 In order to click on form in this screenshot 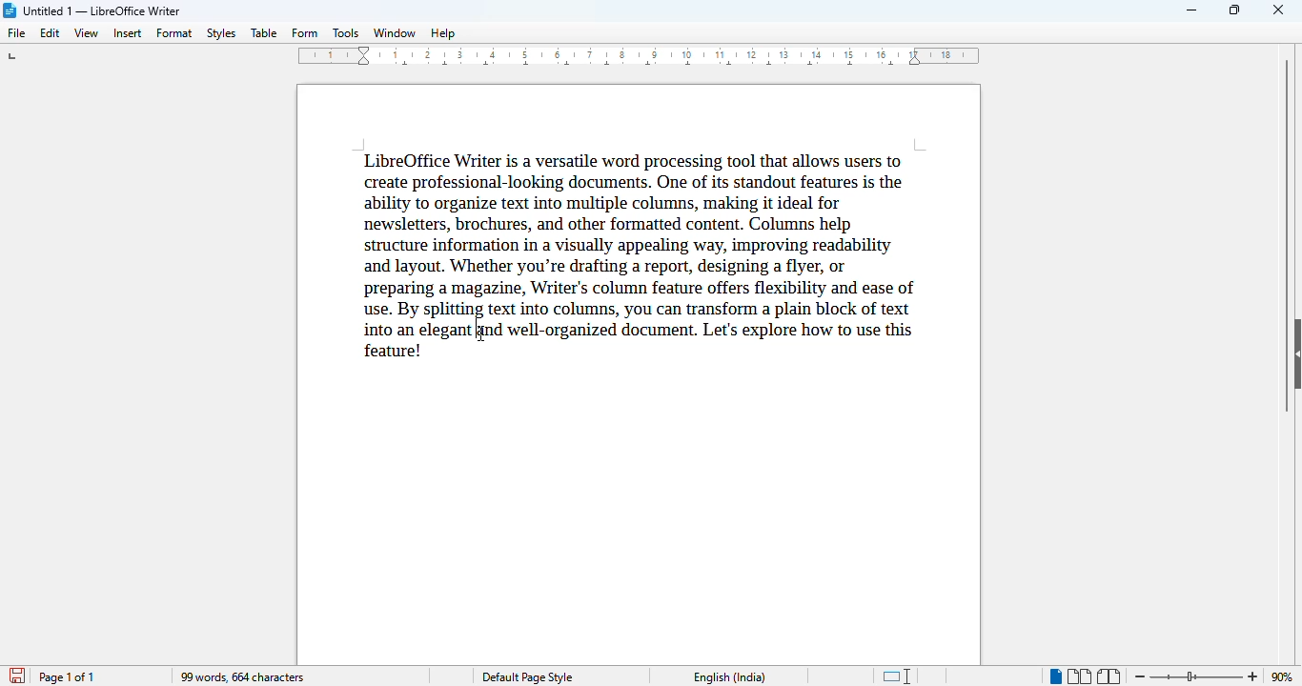, I will do `click(305, 33)`.